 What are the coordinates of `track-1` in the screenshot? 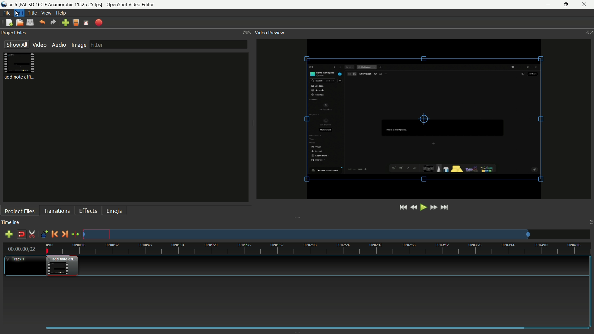 It's located at (19, 259).